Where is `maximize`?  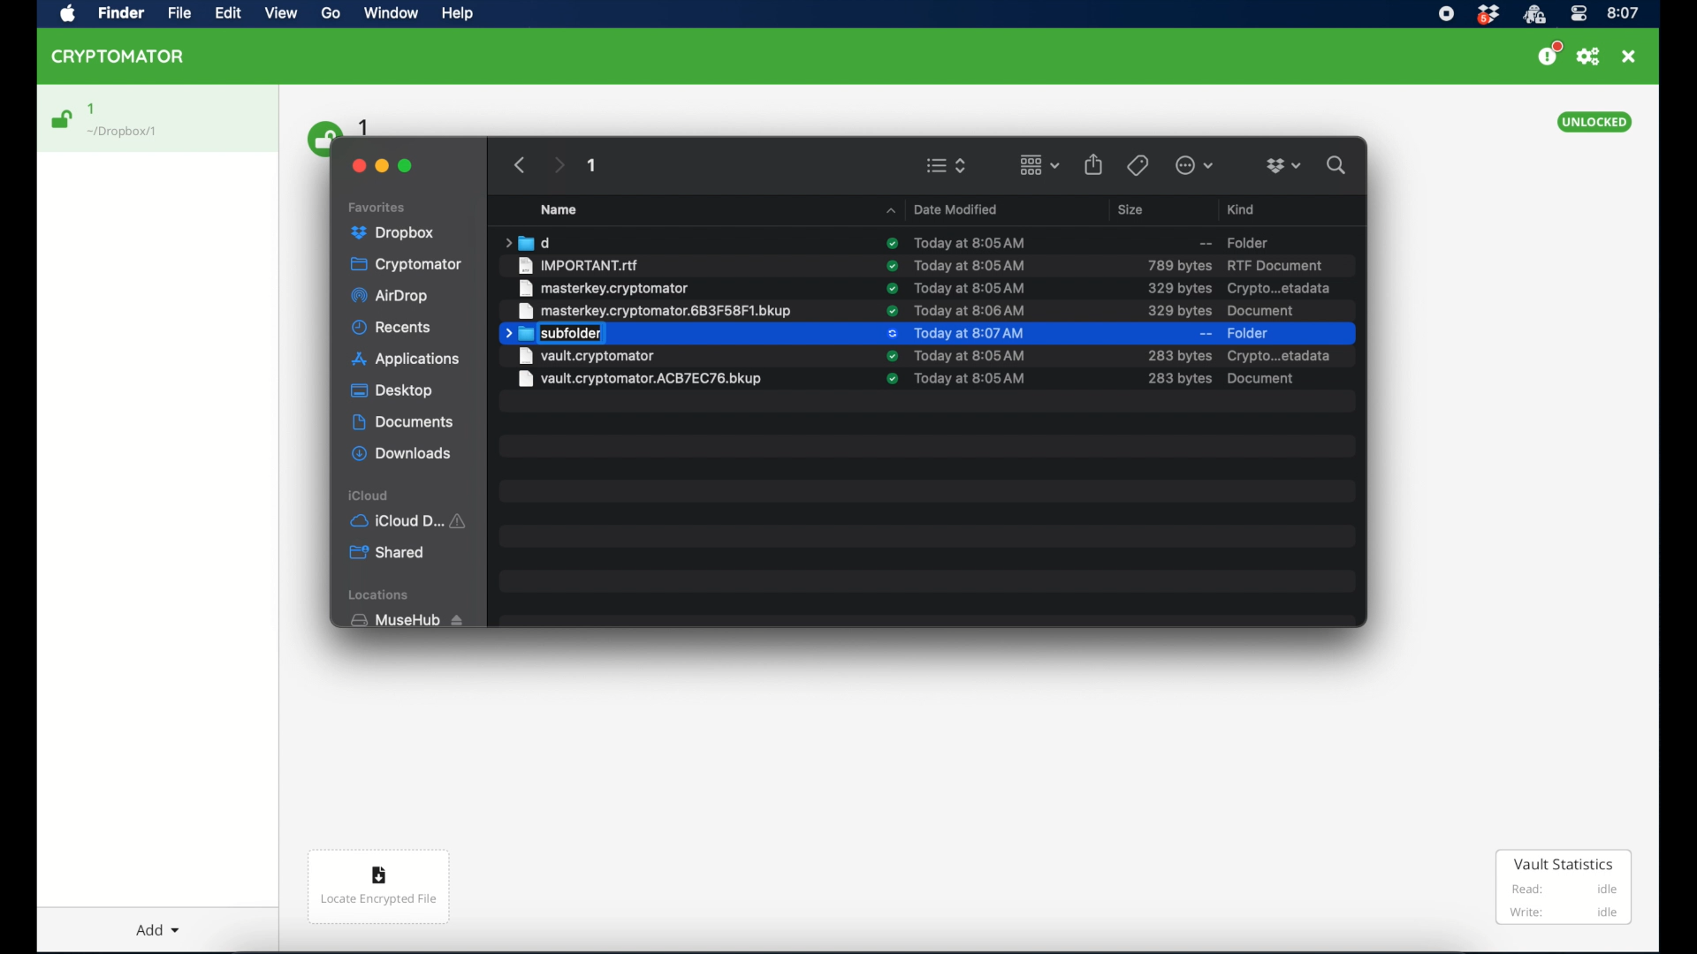 maximize is located at coordinates (407, 166).